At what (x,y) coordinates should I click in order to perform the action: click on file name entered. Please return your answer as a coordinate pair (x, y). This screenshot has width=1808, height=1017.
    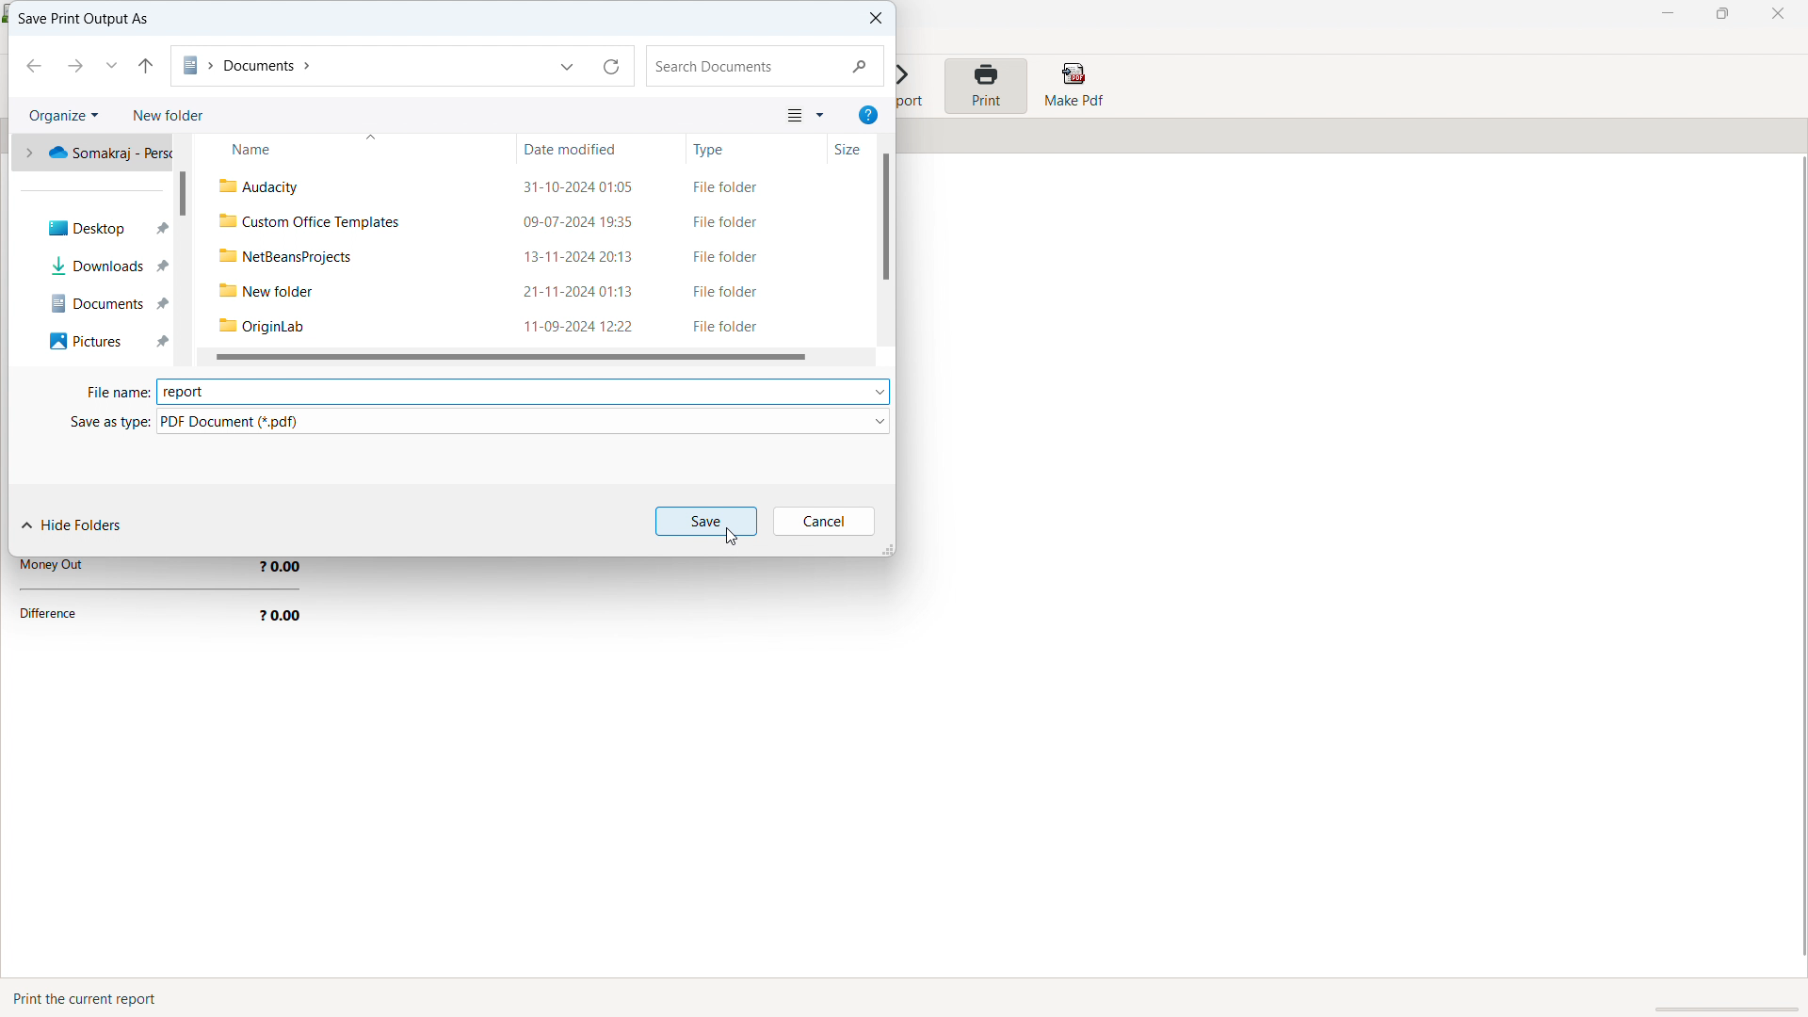
    Looking at the image, I should click on (522, 392).